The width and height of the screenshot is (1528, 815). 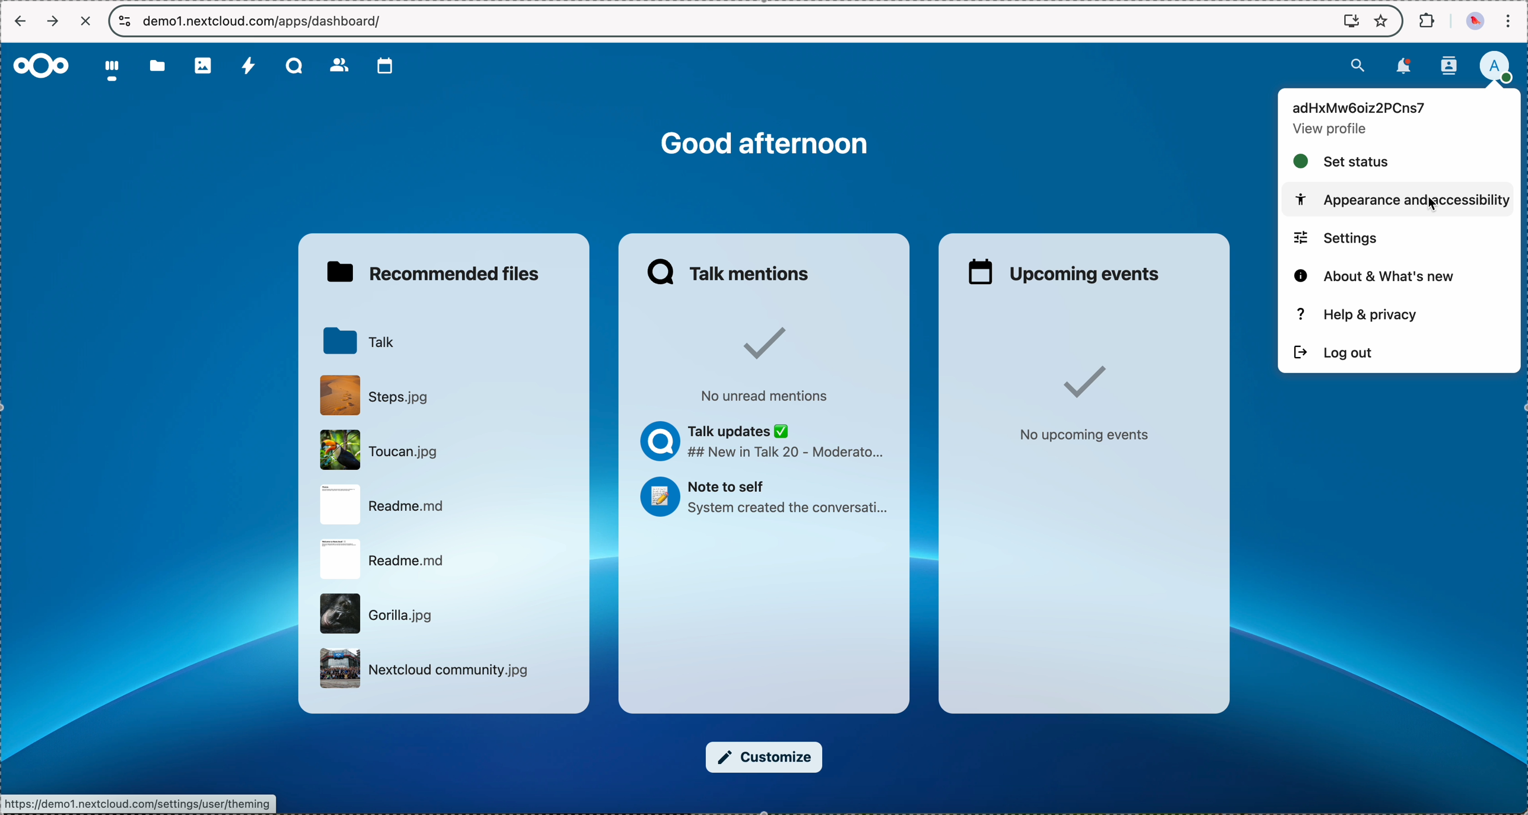 I want to click on contacts, so click(x=1449, y=65).